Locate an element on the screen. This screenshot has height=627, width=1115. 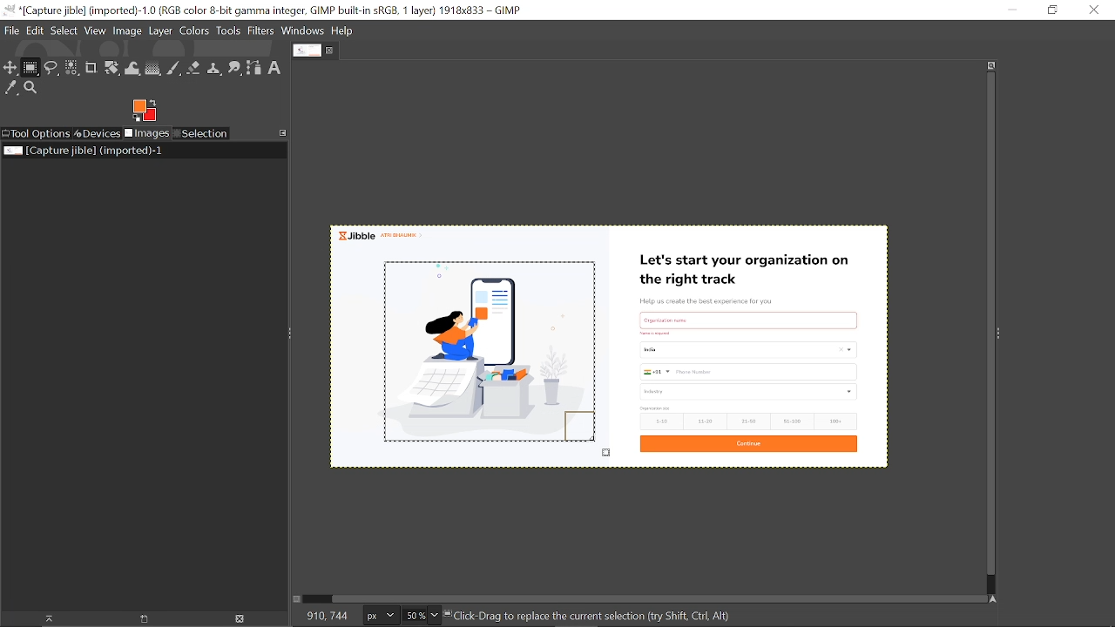
Windows is located at coordinates (302, 31).